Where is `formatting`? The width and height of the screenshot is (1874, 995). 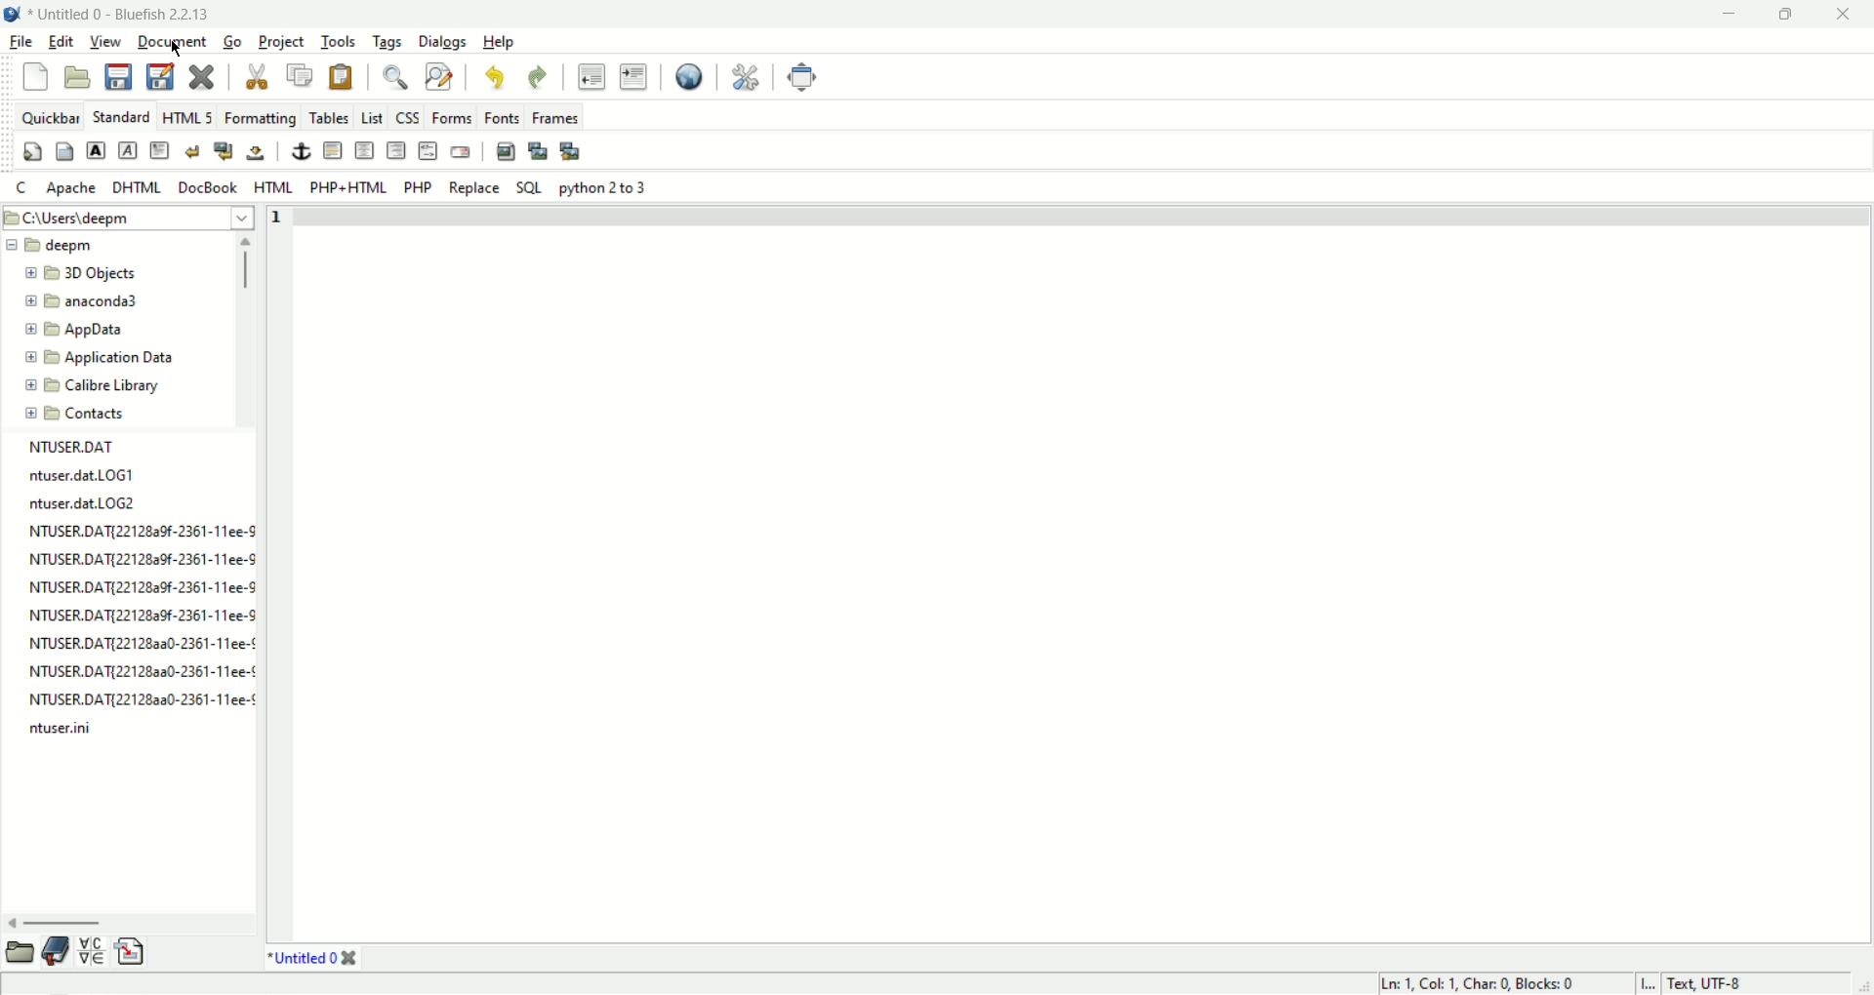
formatting is located at coordinates (261, 119).